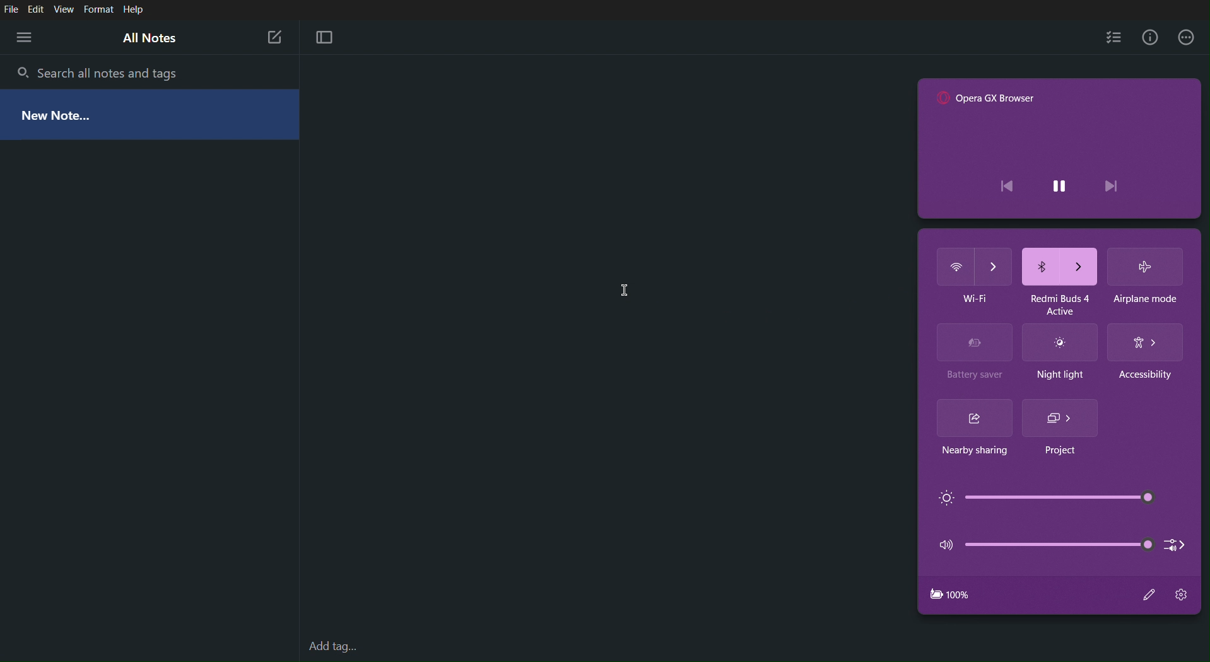 This screenshot has width=1210, height=662. I want to click on next, so click(1117, 185).